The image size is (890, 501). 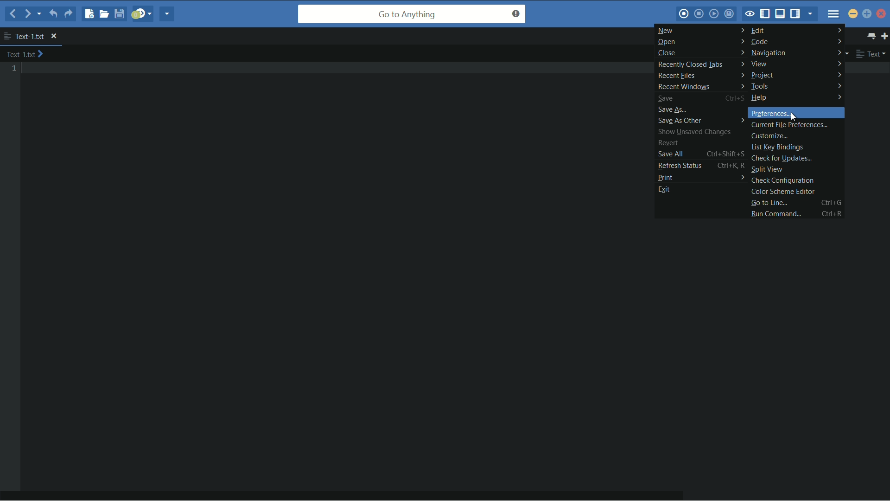 What do you see at coordinates (794, 53) in the screenshot?
I see `navigation` at bounding box center [794, 53].